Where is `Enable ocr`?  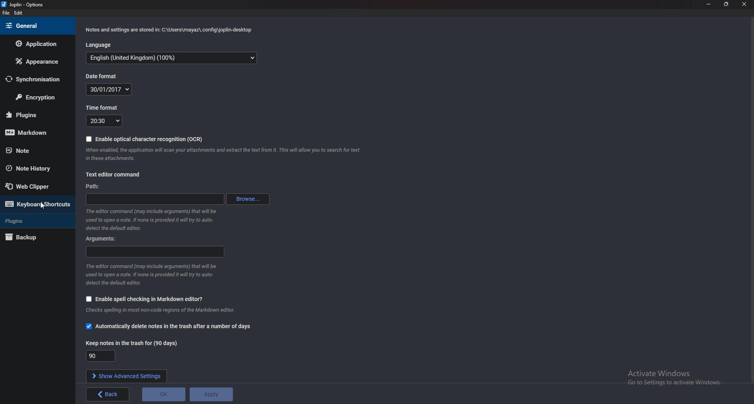 Enable ocr is located at coordinates (147, 138).